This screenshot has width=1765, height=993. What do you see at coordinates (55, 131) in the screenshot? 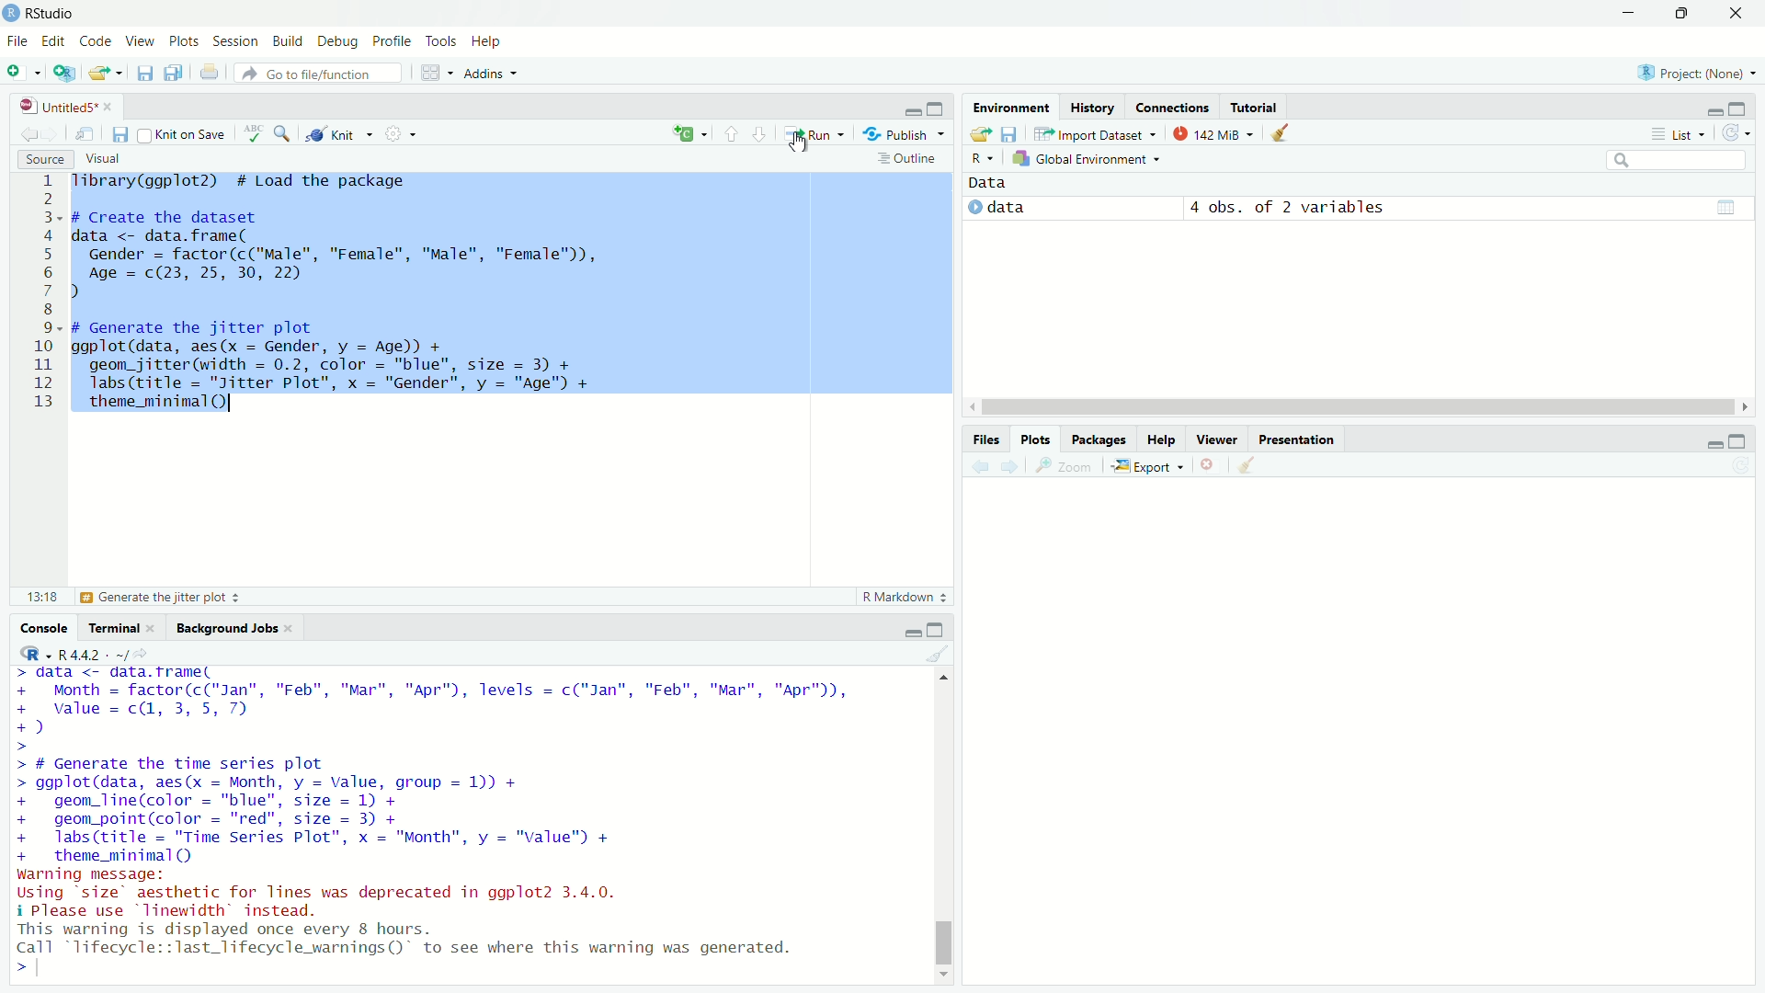
I see `go forward to next source location` at bounding box center [55, 131].